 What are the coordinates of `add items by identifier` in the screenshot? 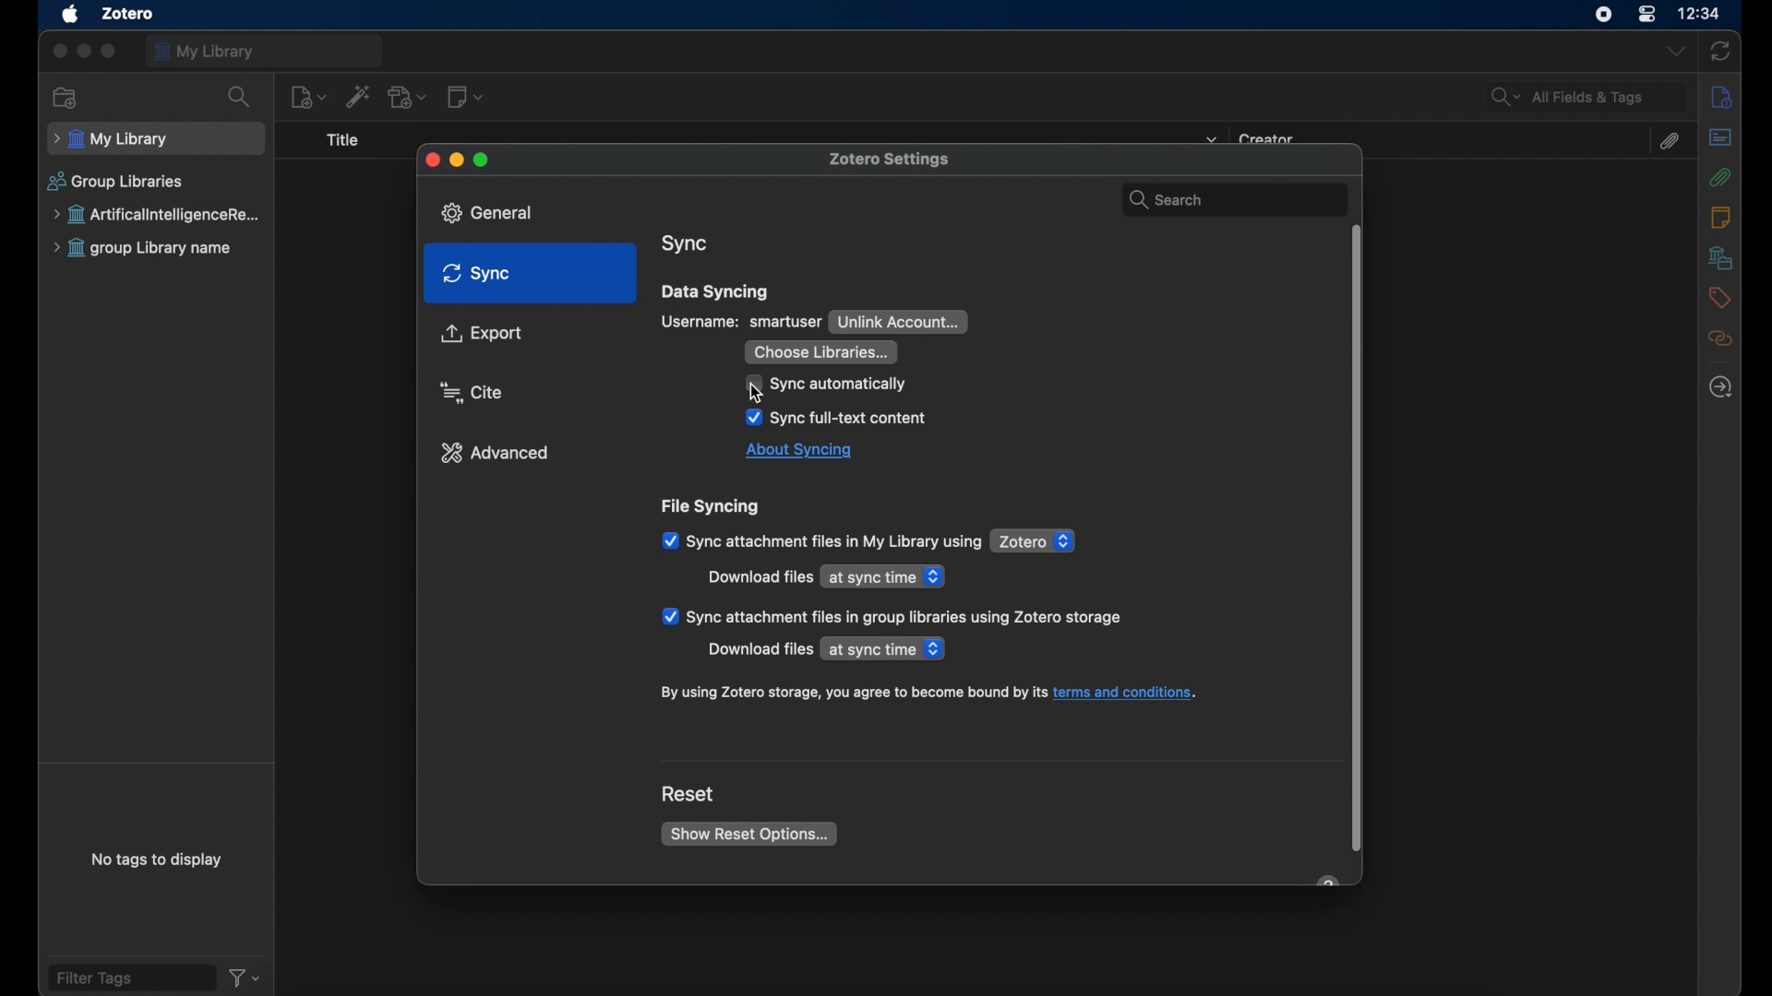 It's located at (360, 97).